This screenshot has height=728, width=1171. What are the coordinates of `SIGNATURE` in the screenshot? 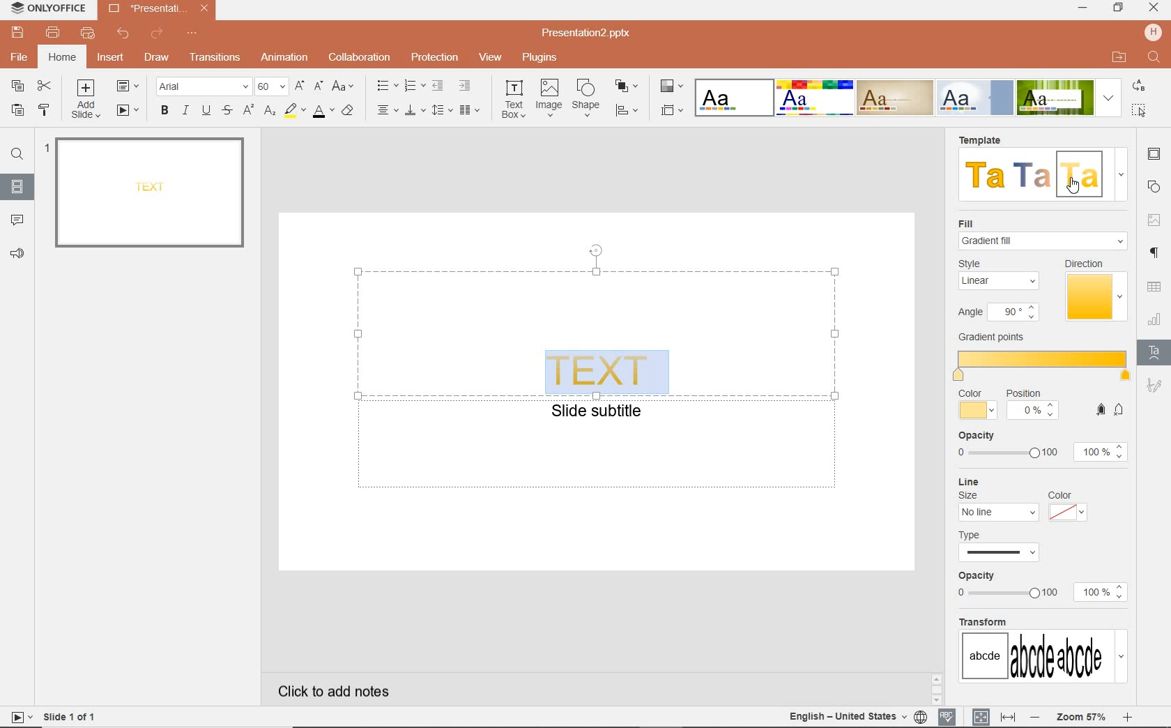 It's located at (1154, 386).